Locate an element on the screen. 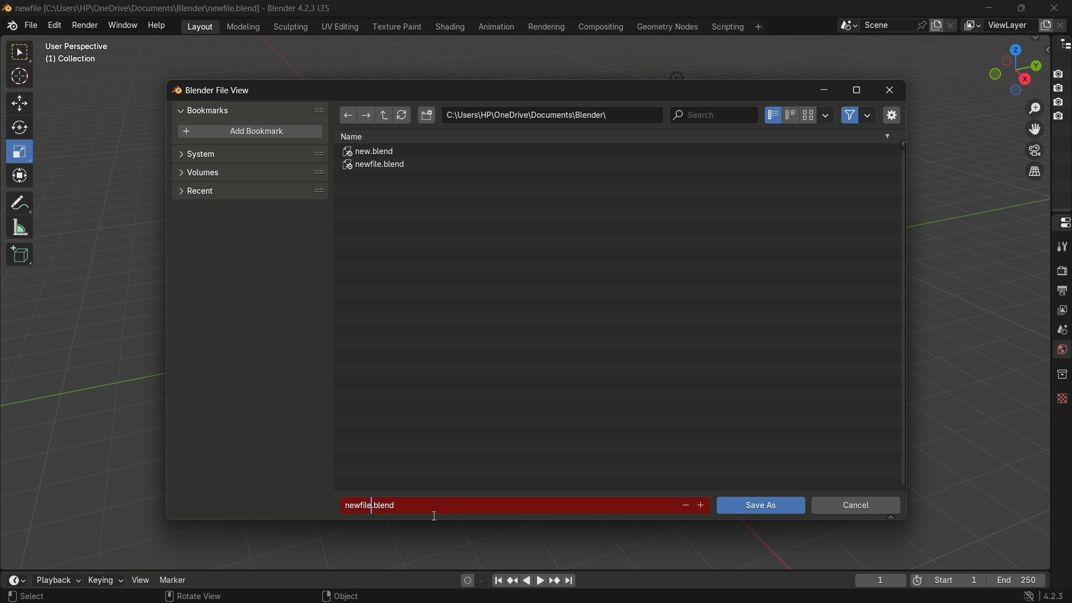 The image size is (1072, 603). render is located at coordinates (1060, 269).